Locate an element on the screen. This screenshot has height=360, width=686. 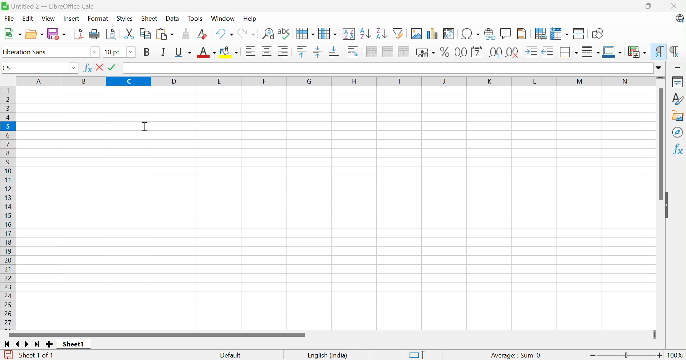
Spelling is located at coordinates (306, 34).